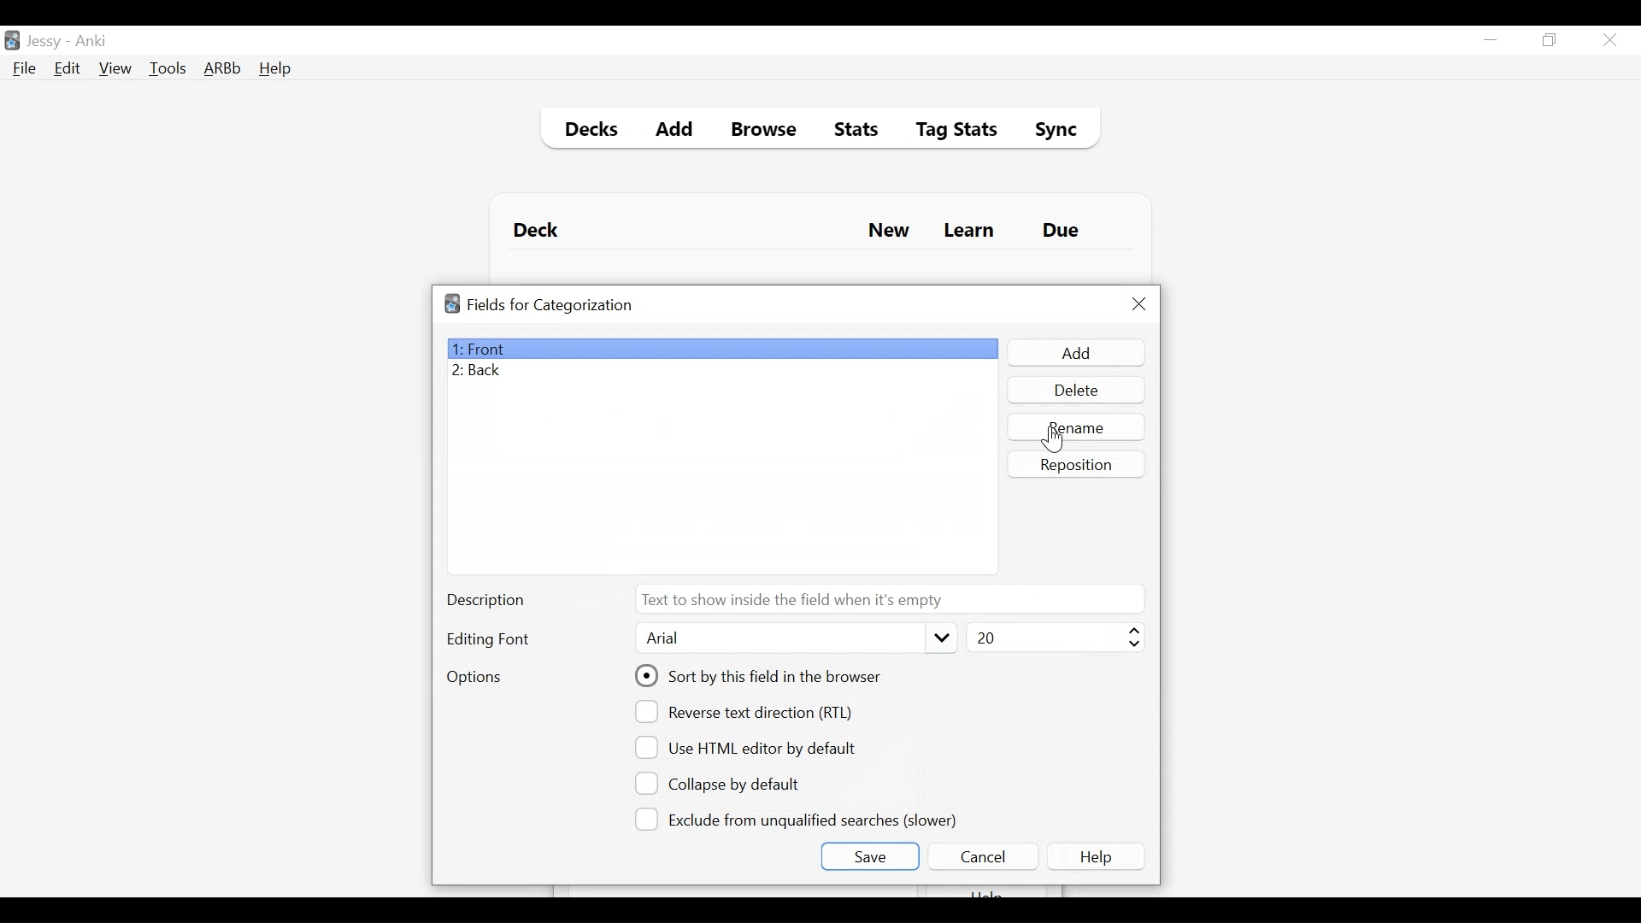 This screenshot has width=1641, height=923. I want to click on Restore, so click(1550, 41).